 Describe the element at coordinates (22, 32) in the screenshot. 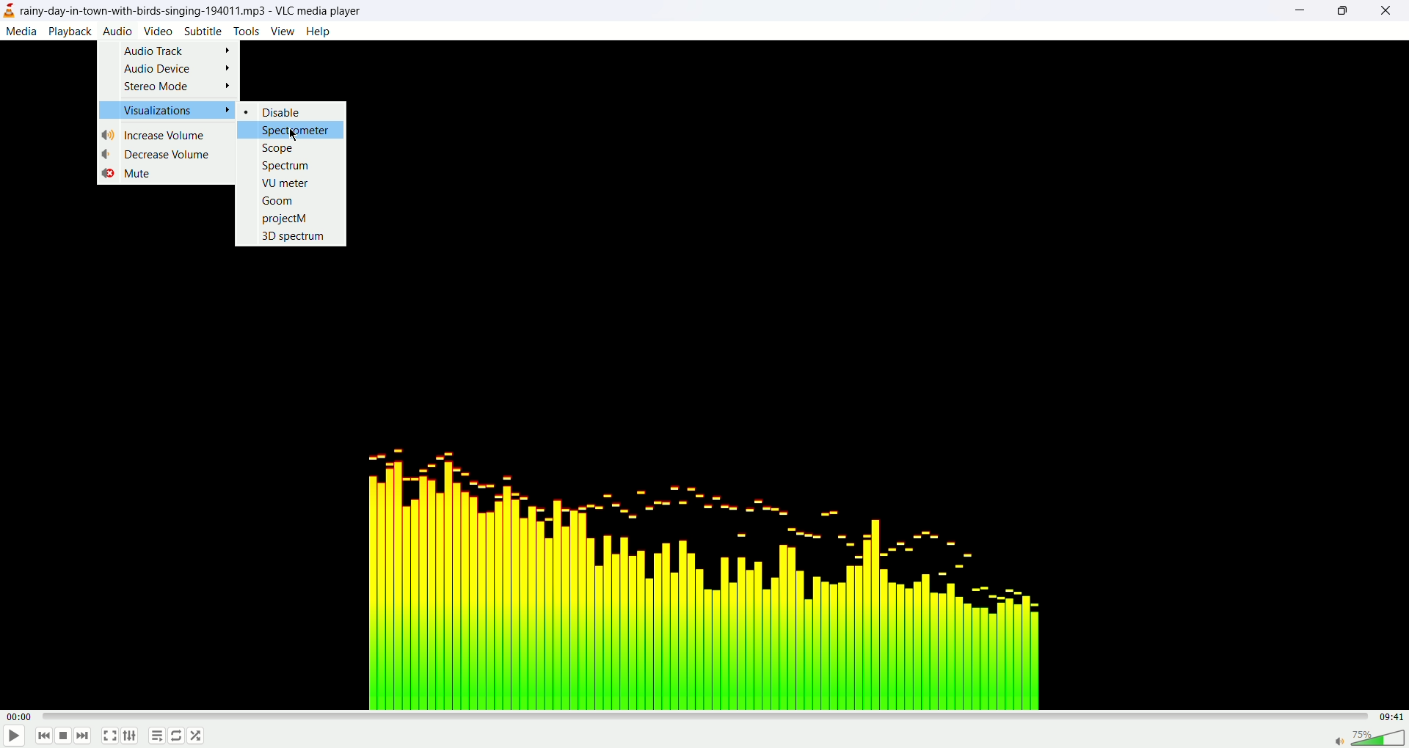

I see `media` at that location.